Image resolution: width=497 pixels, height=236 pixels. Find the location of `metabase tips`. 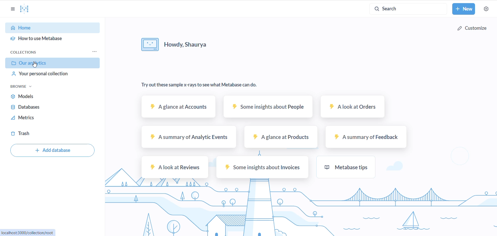

metabase tips is located at coordinates (349, 168).